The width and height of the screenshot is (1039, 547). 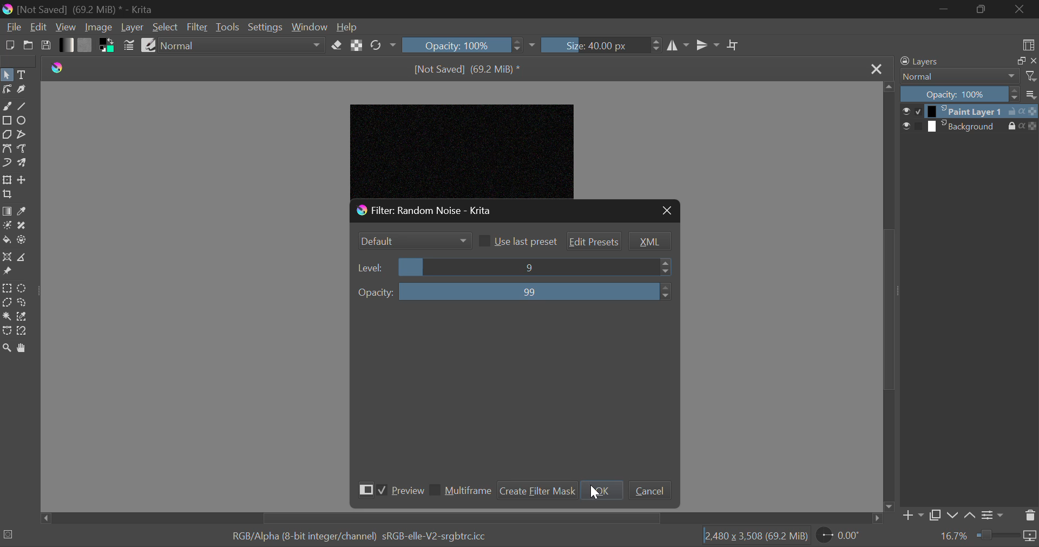 What do you see at coordinates (24, 288) in the screenshot?
I see `Circular Selection` at bounding box center [24, 288].